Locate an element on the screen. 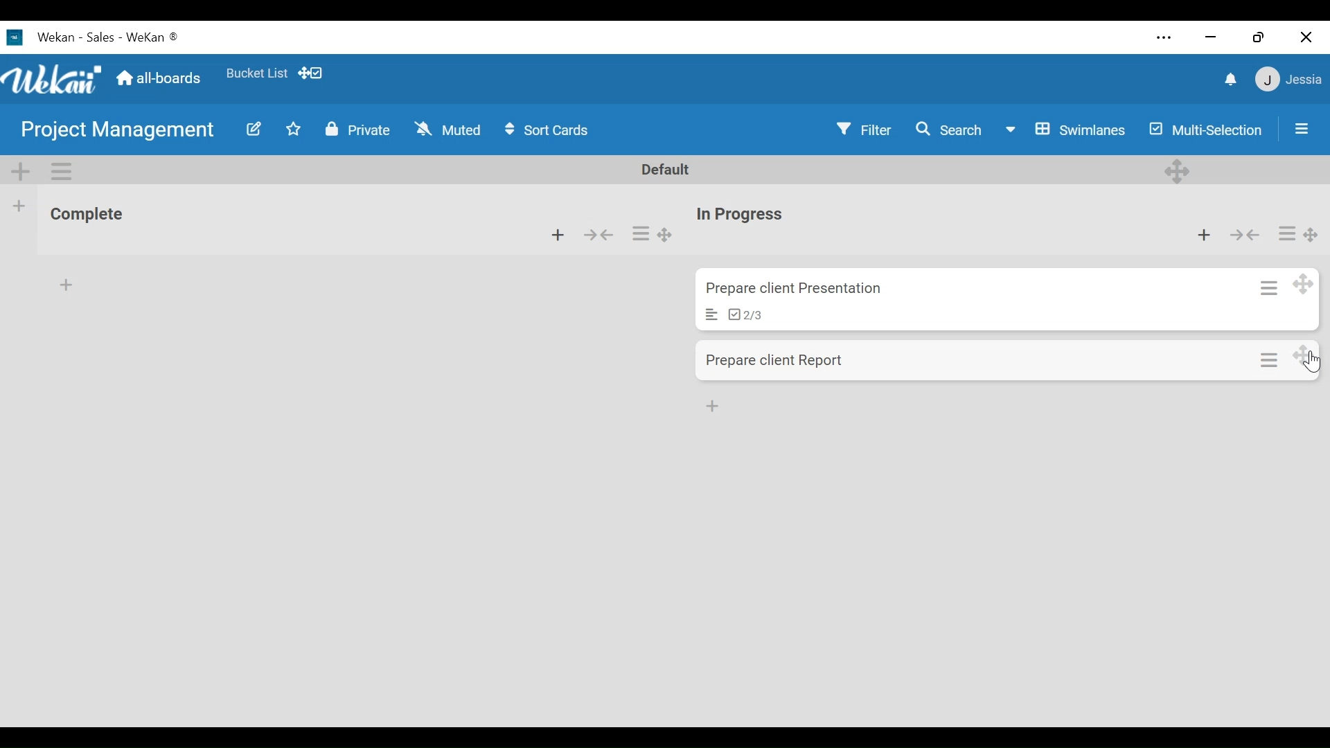 This screenshot has width=1330, height=748. Card actions is located at coordinates (1266, 284).